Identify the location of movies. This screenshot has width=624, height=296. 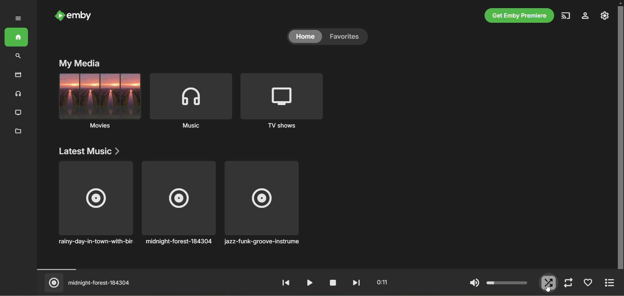
(18, 76).